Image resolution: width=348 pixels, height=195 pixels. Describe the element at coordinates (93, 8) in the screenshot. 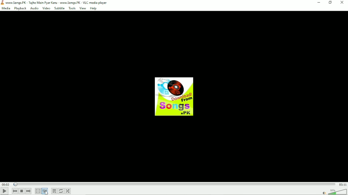

I see `Help` at that location.